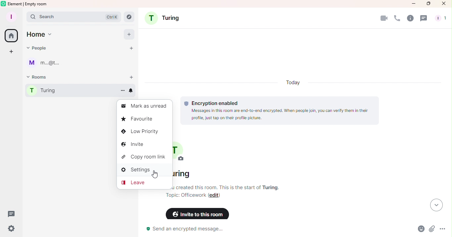 The height and width of the screenshot is (237, 452). Describe the element at coordinates (64, 92) in the screenshot. I see `Room` at that location.